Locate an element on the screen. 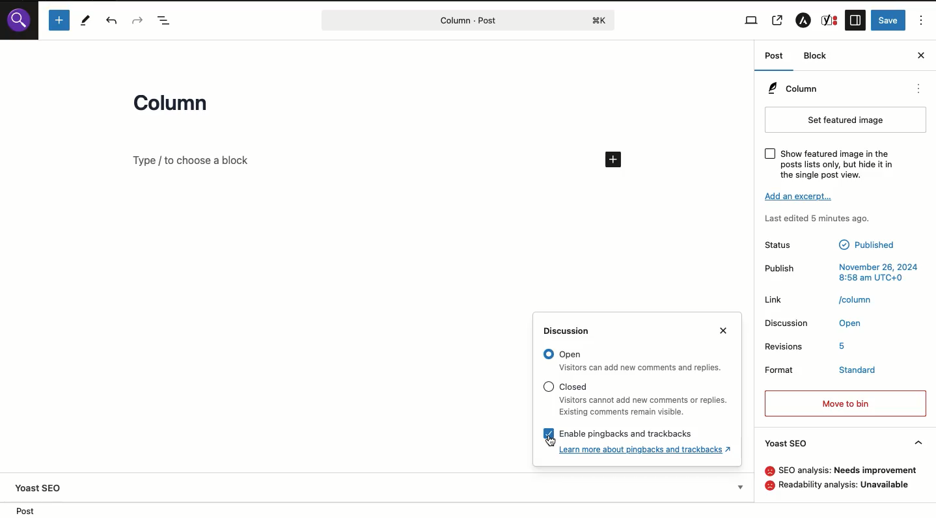  Comments only is located at coordinates (872, 321).